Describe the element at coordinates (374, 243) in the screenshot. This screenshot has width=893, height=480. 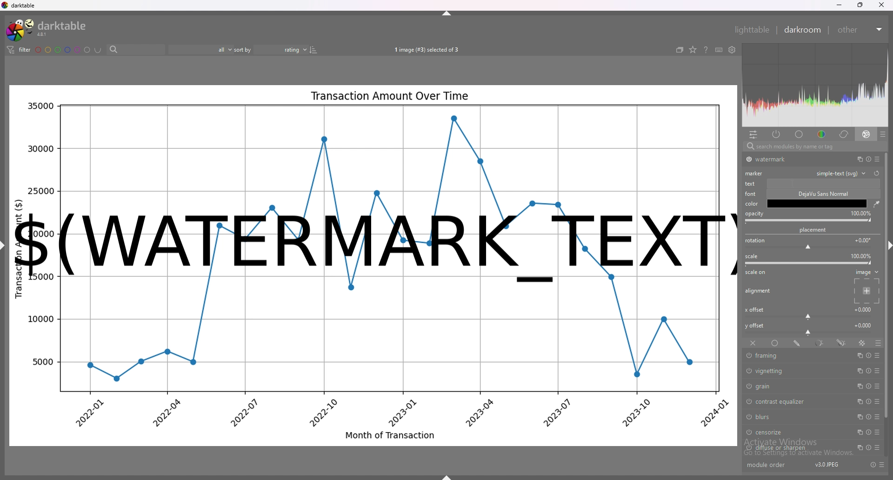
I see `watermark` at that location.